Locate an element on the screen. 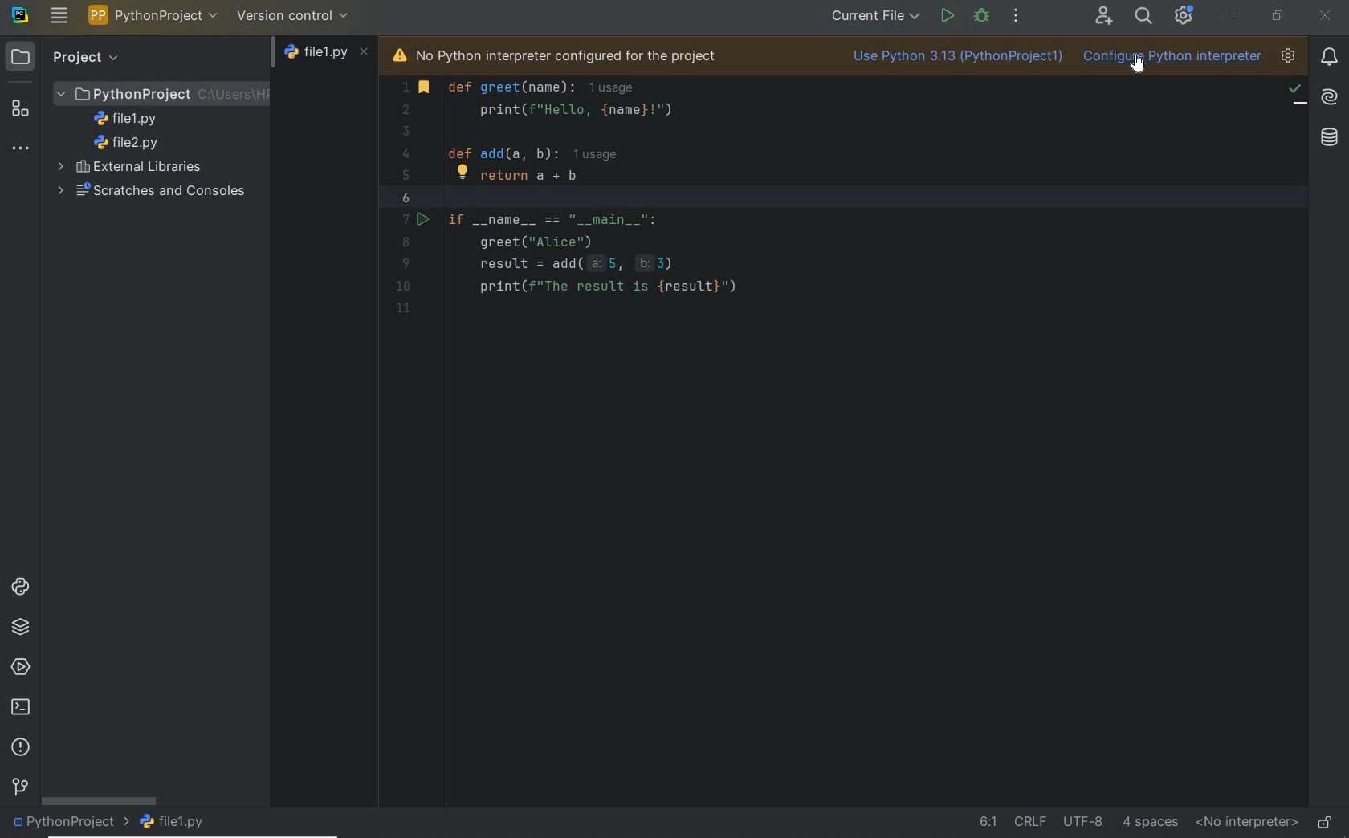  terminal is located at coordinates (22, 708).